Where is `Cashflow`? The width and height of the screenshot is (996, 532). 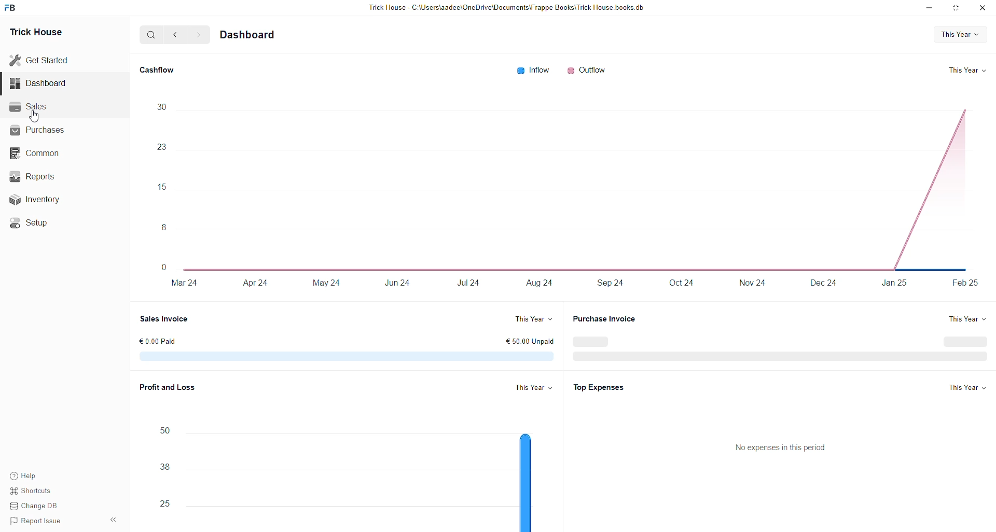 Cashflow is located at coordinates (157, 69).